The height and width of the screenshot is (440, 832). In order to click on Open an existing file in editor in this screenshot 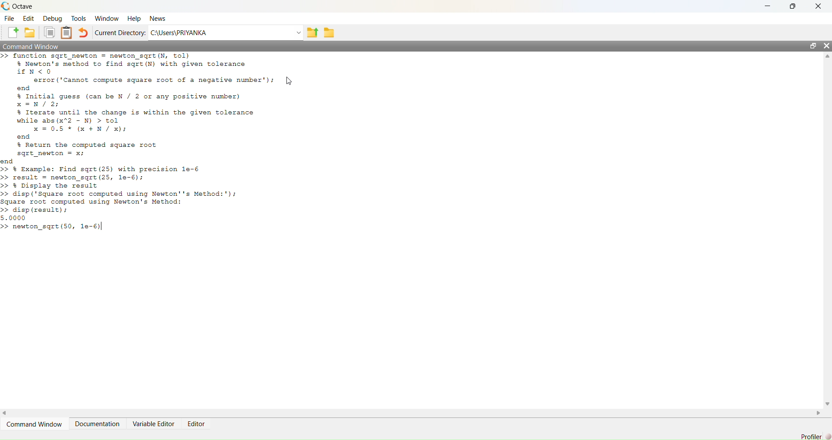, I will do `click(32, 32)`.